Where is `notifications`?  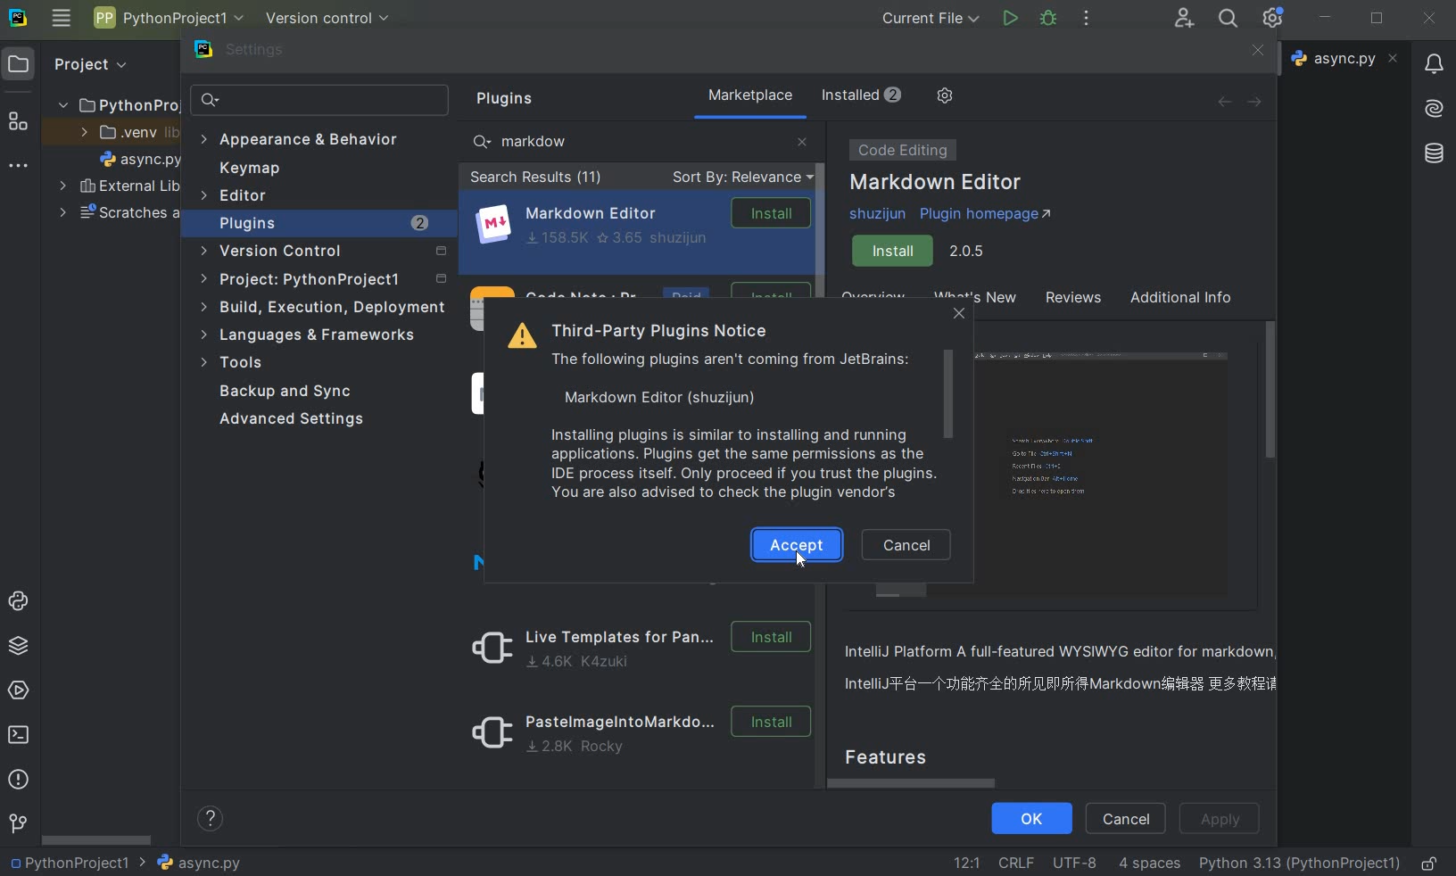 notifications is located at coordinates (1435, 66).